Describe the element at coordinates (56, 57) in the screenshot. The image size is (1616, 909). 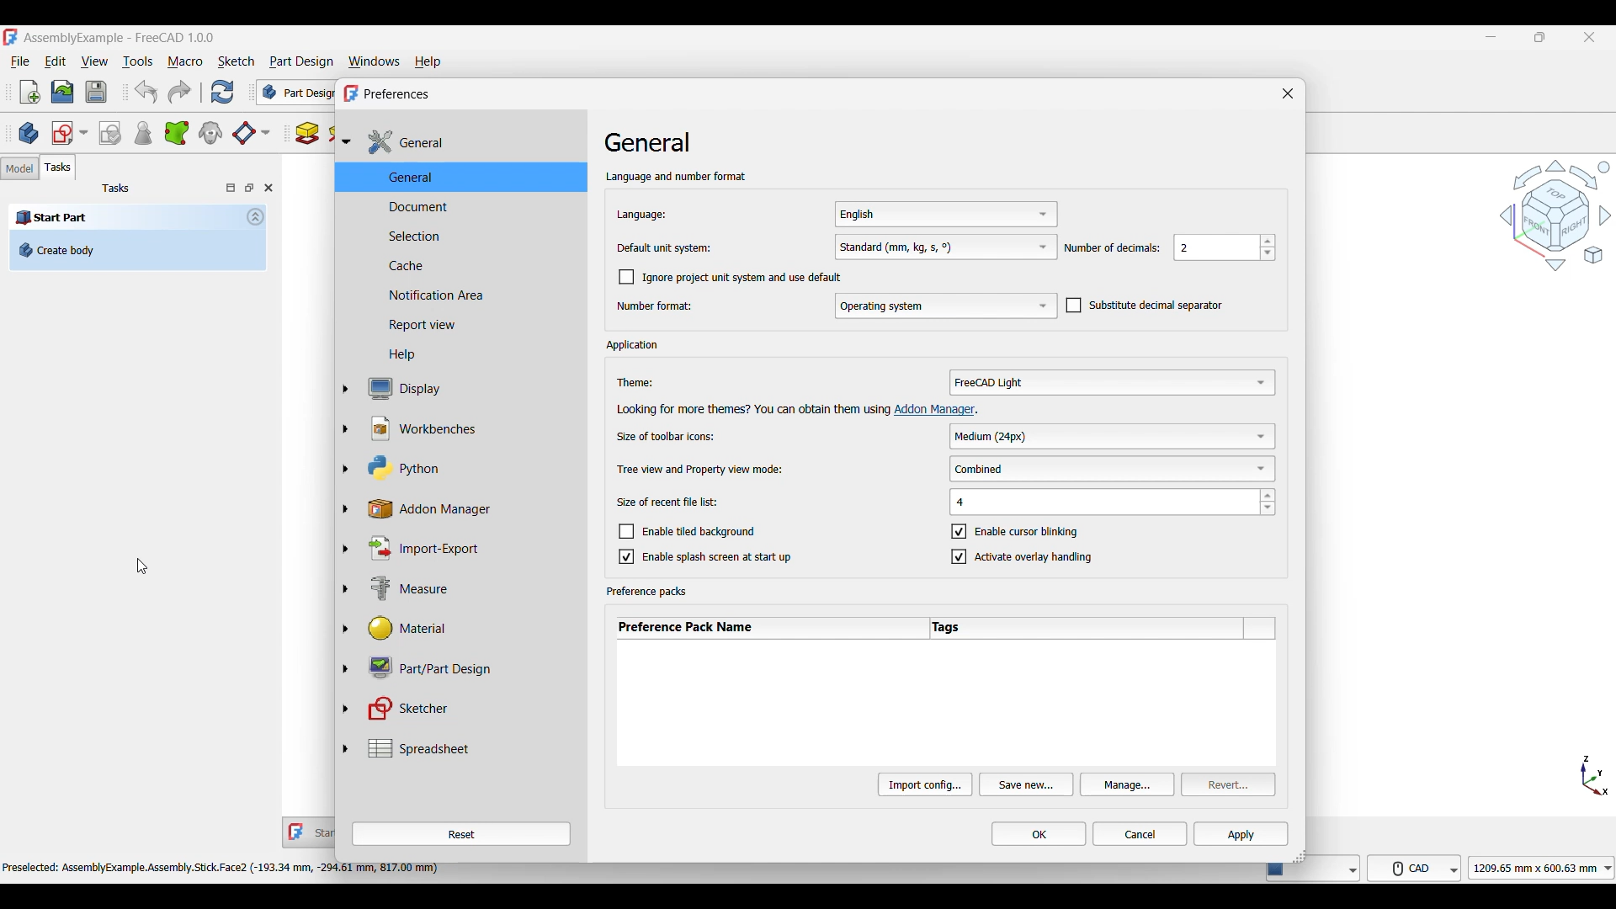
I see `Edit menu, highlighted` at that location.